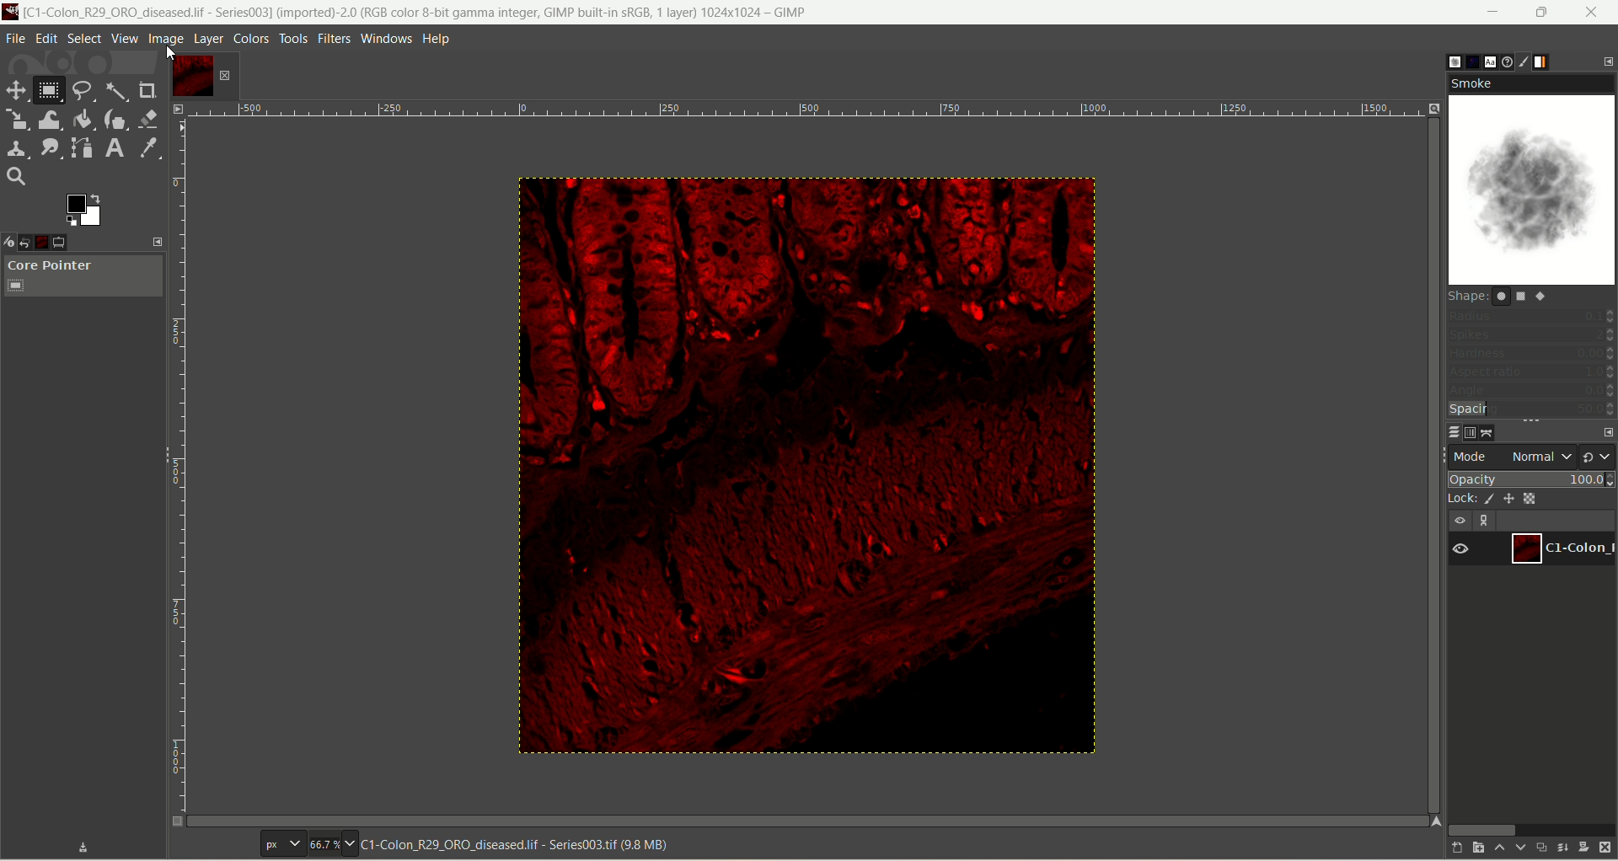 This screenshot has width=1618, height=861. What do you see at coordinates (1533, 176) in the screenshot?
I see `smoke` at bounding box center [1533, 176].